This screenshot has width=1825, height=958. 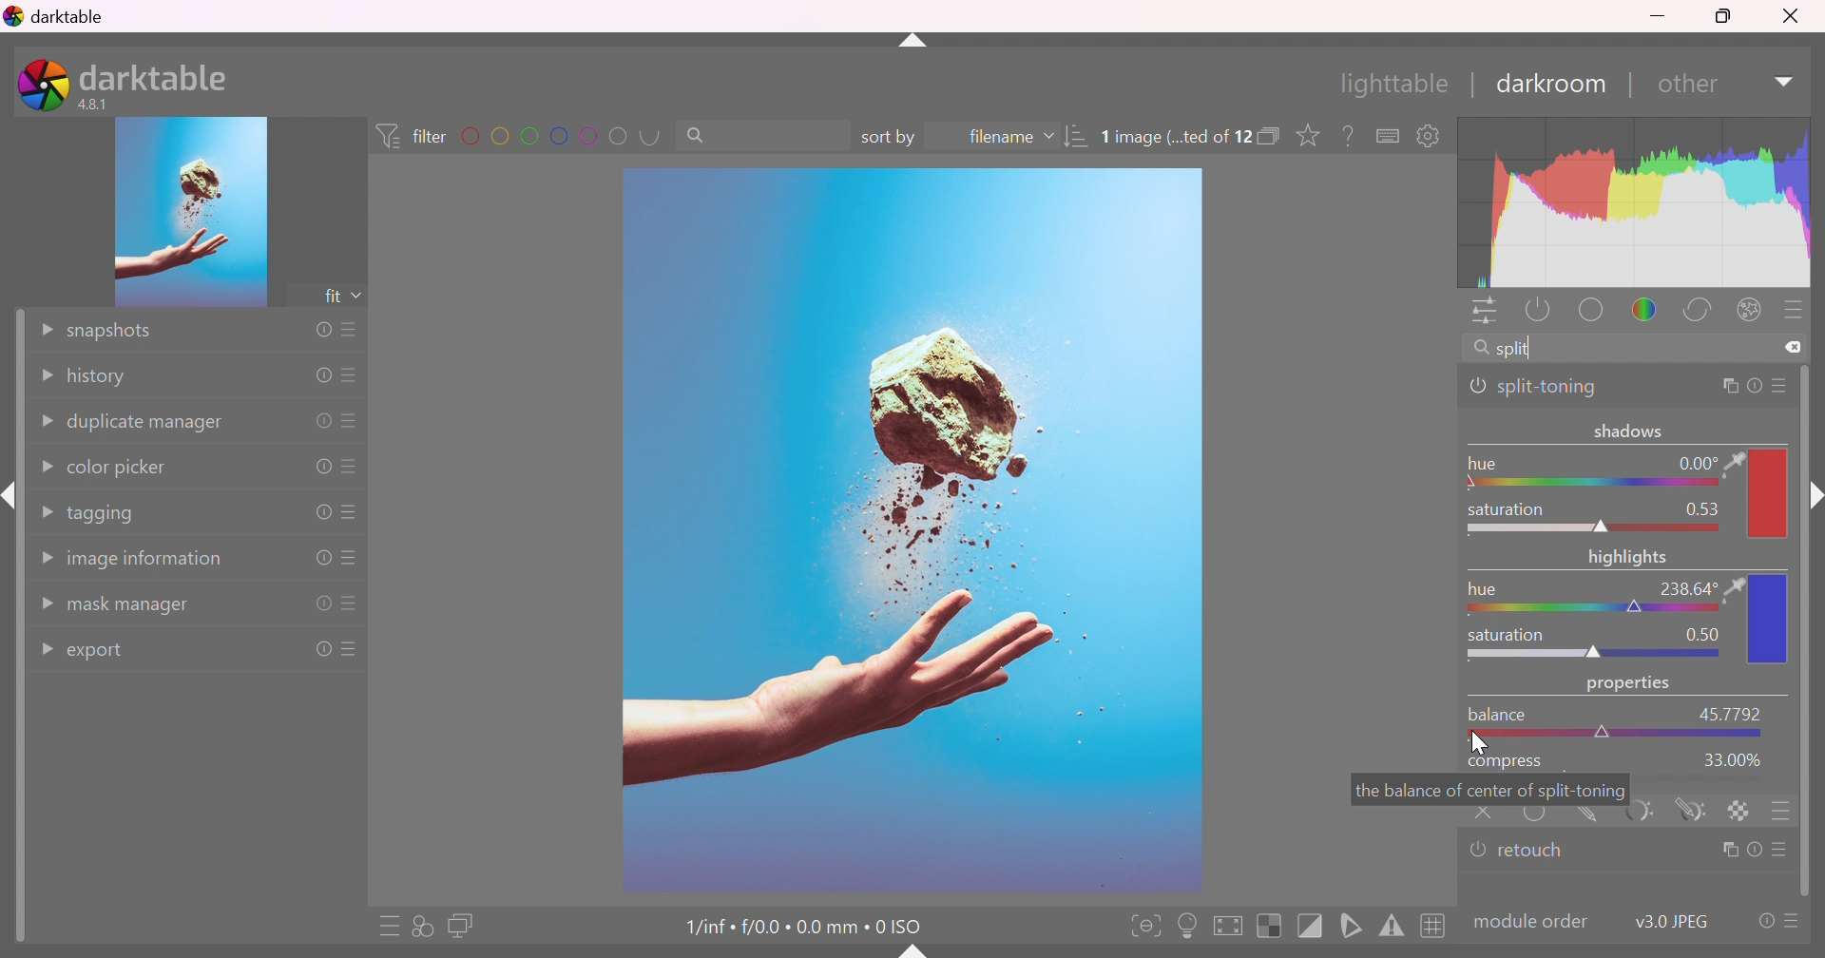 What do you see at coordinates (1646, 314) in the screenshot?
I see `color` at bounding box center [1646, 314].